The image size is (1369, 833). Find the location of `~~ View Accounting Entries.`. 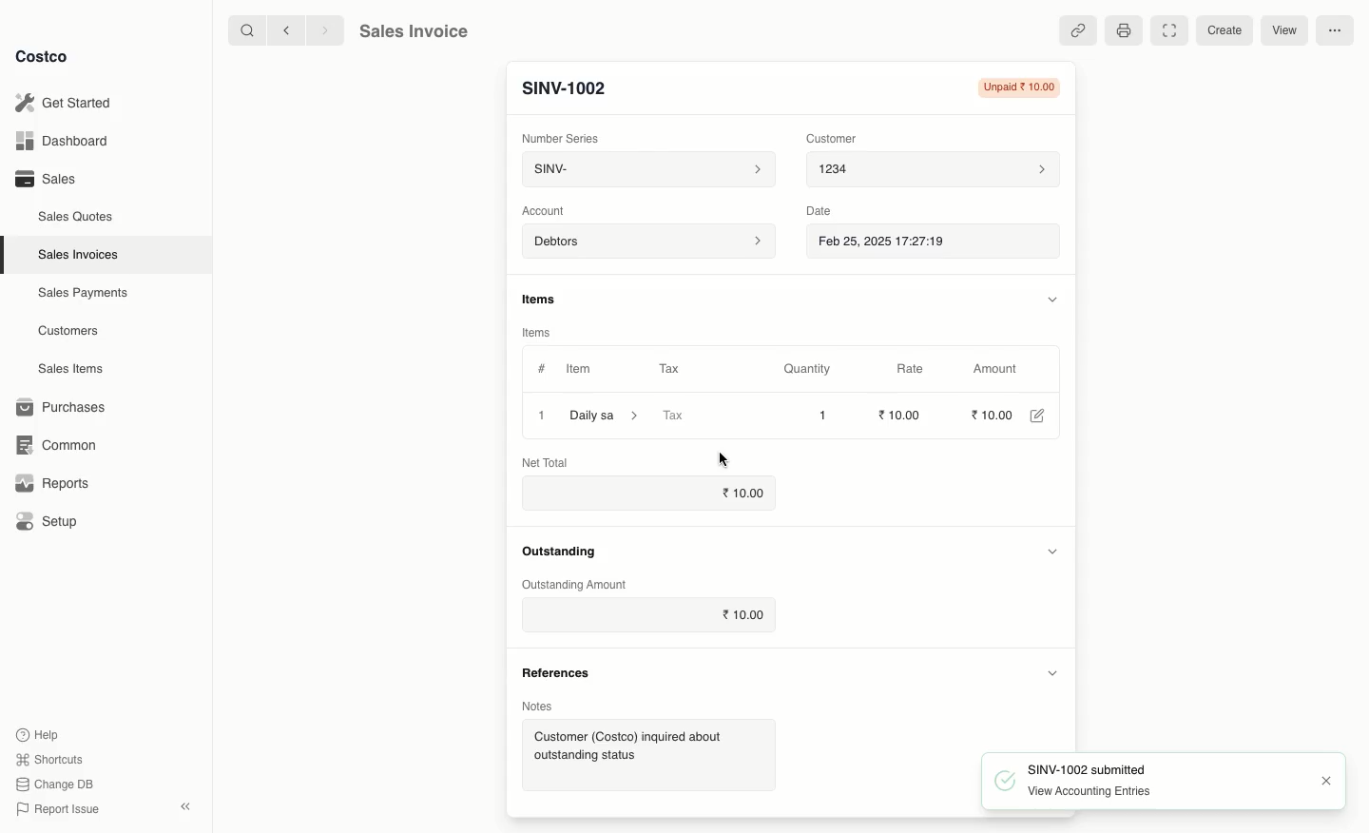

~~ View Accounting Entries. is located at coordinates (1080, 791).